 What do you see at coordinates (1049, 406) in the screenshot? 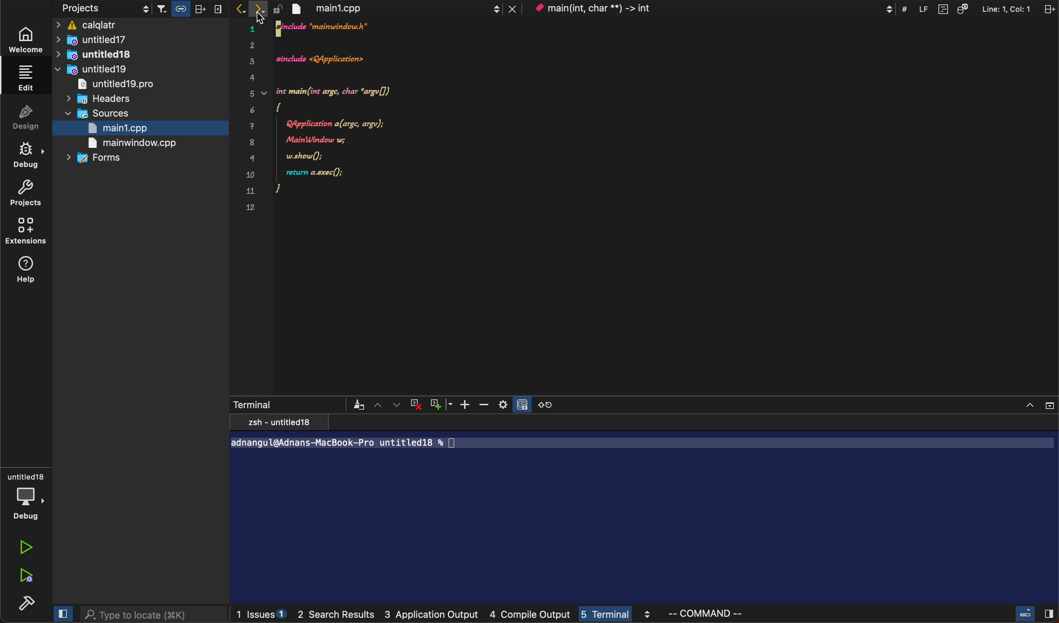
I see `Collapse` at bounding box center [1049, 406].